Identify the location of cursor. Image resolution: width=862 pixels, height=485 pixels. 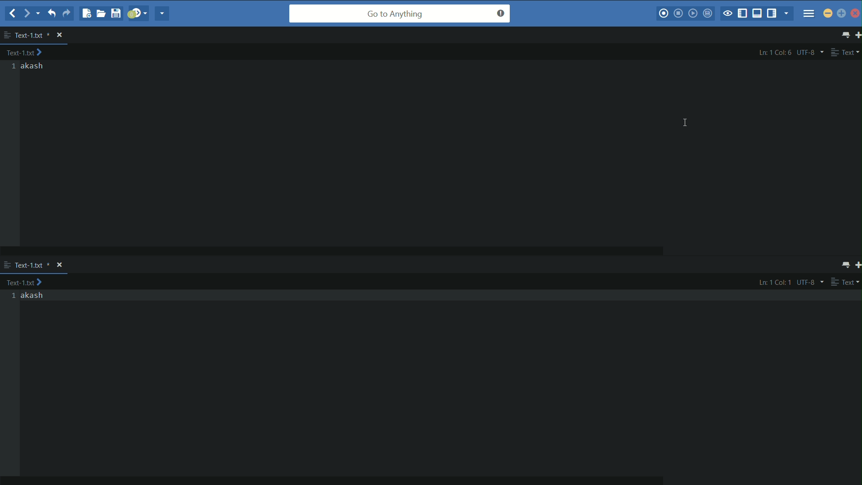
(685, 122).